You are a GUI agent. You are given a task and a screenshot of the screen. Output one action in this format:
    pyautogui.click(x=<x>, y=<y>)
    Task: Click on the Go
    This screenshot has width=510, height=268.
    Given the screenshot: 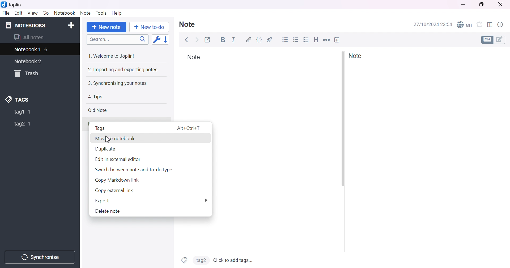 What is the action you would take?
    pyautogui.click(x=46, y=14)
    